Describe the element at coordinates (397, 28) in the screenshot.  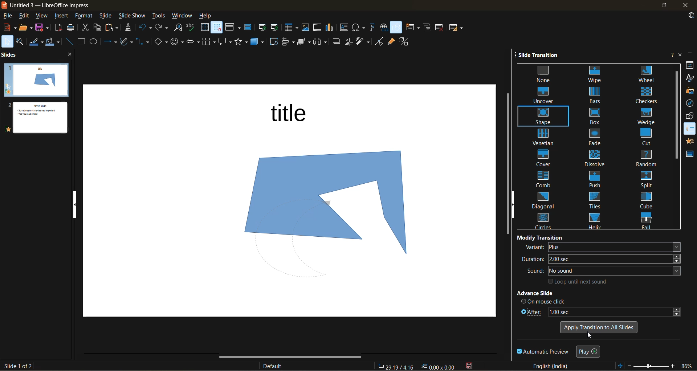
I see `show draw functions` at that location.